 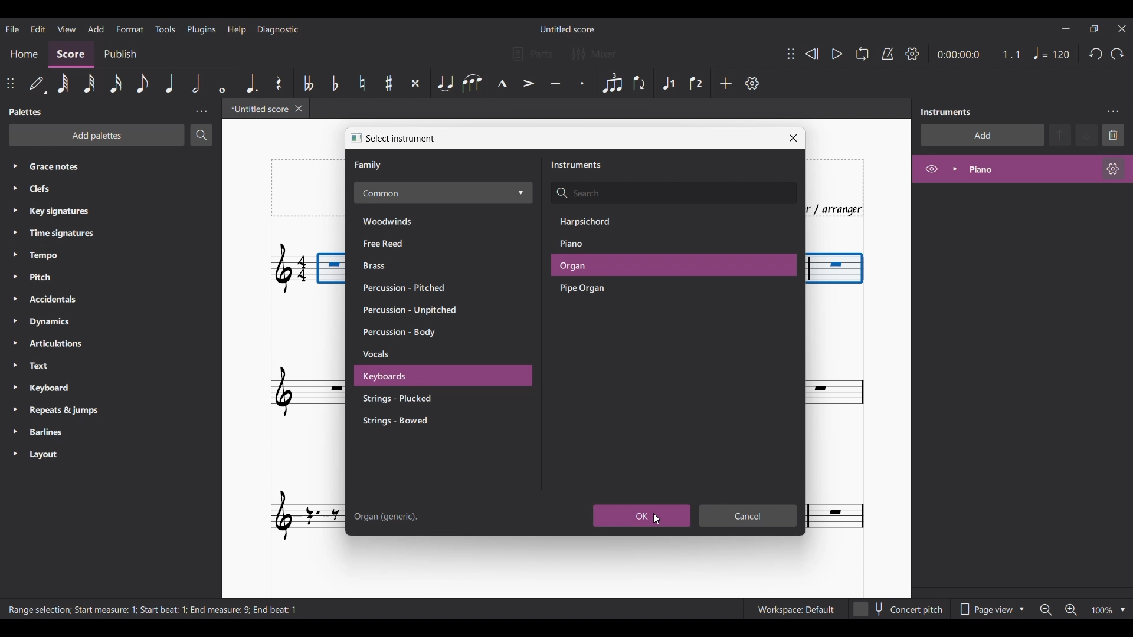 I want to click on Piano, so click(x=592, y=244).